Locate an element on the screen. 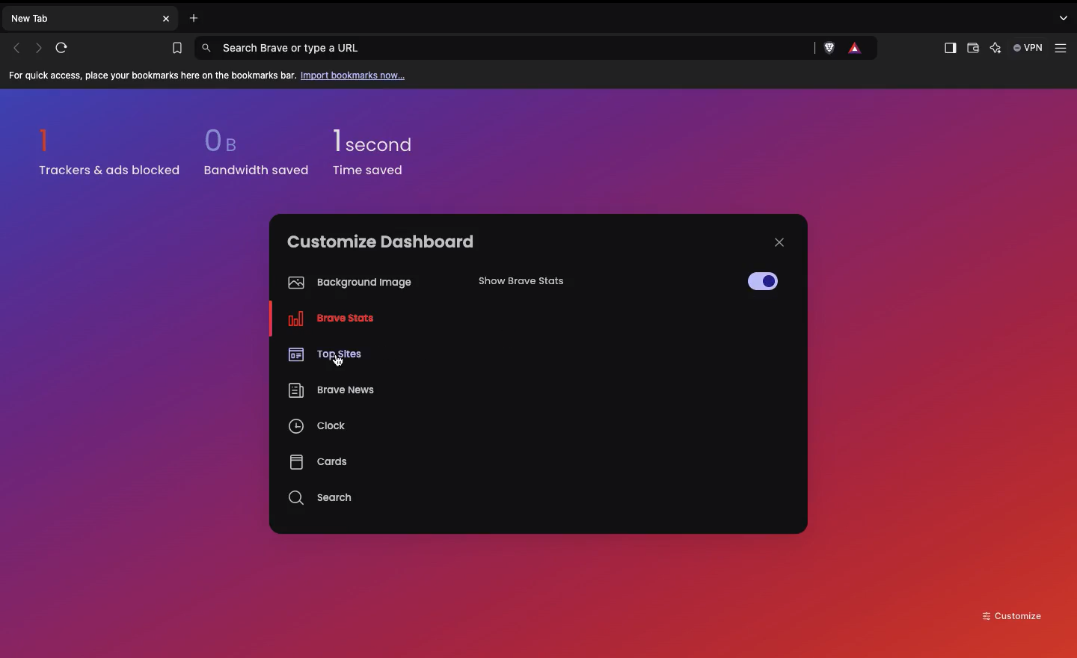  Search is located at coordinates (322, 498).